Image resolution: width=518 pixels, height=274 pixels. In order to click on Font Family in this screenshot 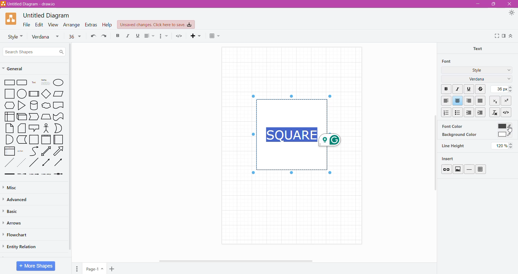, I will do `click(508, 79)`.